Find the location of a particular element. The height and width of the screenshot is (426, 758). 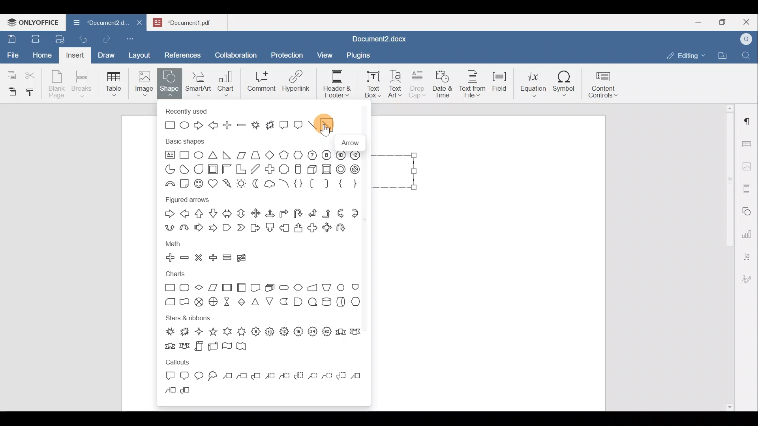

Callouts is located at coordinates (262, 377).